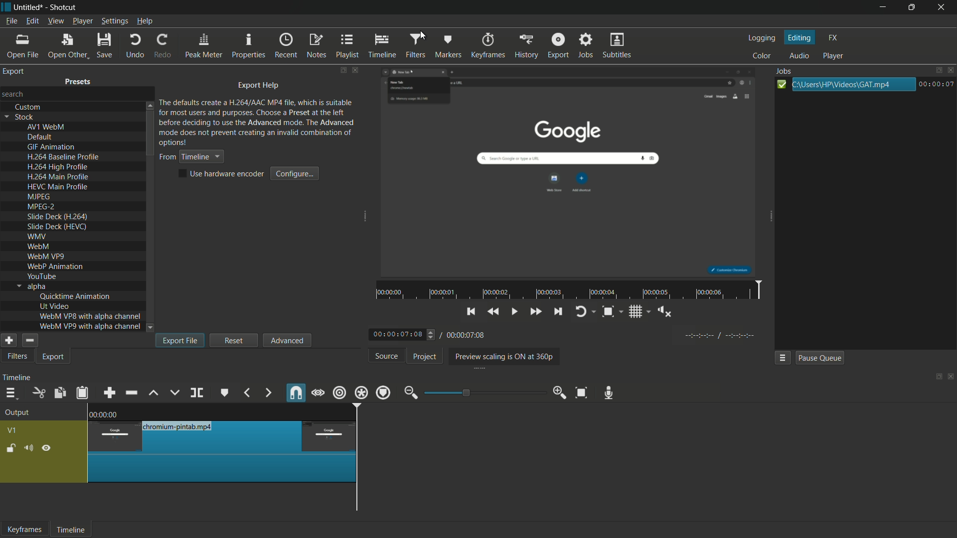  What do you see at coordinates (59, 394) in the screenshot?
I see `copy checked filters` at bounding box center [59, 394].